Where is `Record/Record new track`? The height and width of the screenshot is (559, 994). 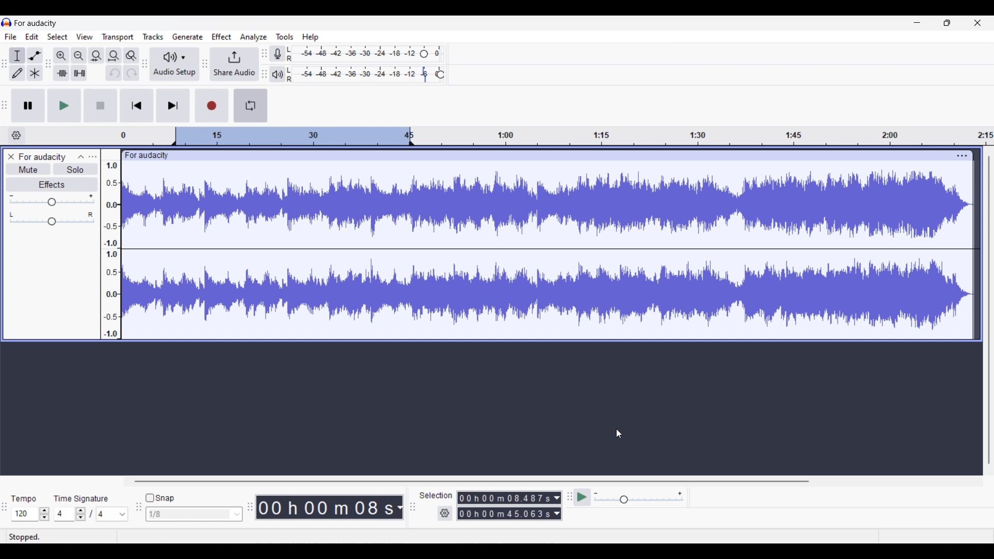 Record/Record new track is located at coordinates (212, 106).